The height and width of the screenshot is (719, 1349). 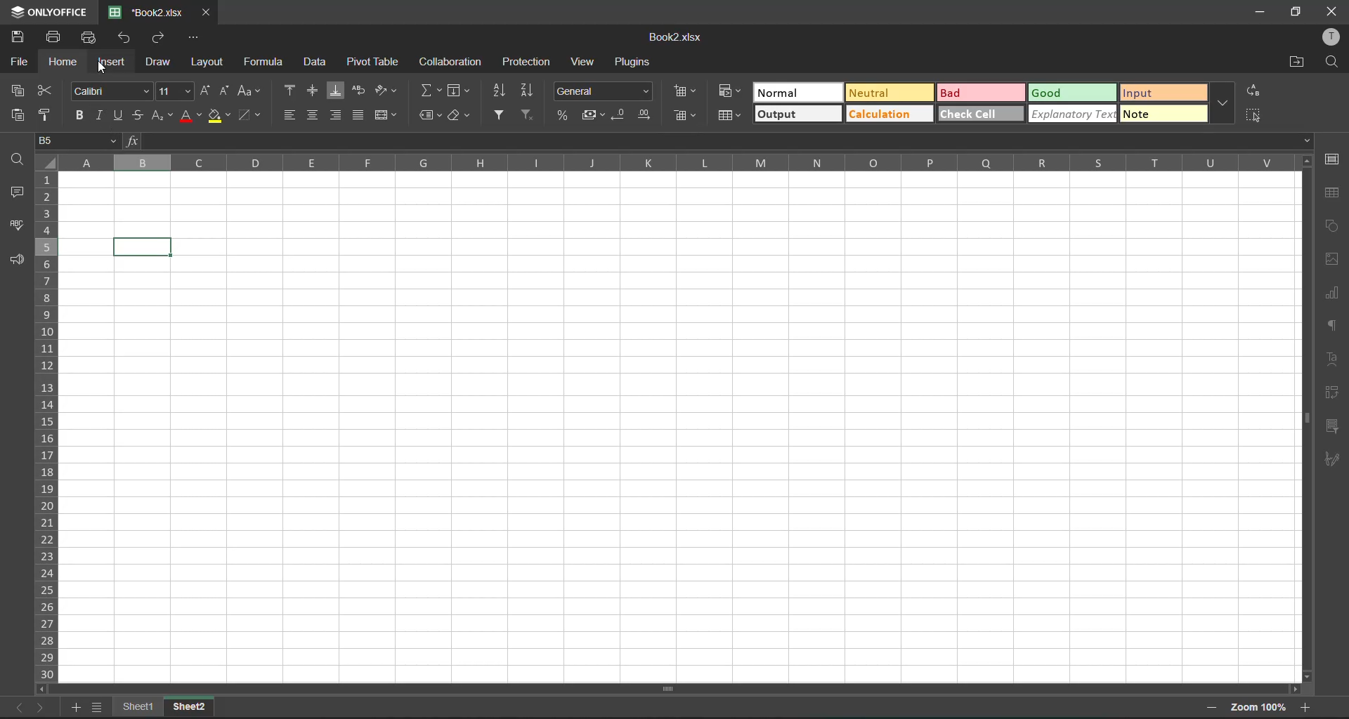 What do you see at coordinates (225, 91) in the screenshot?
I see `decrement size` at bounding box center [225, 91].